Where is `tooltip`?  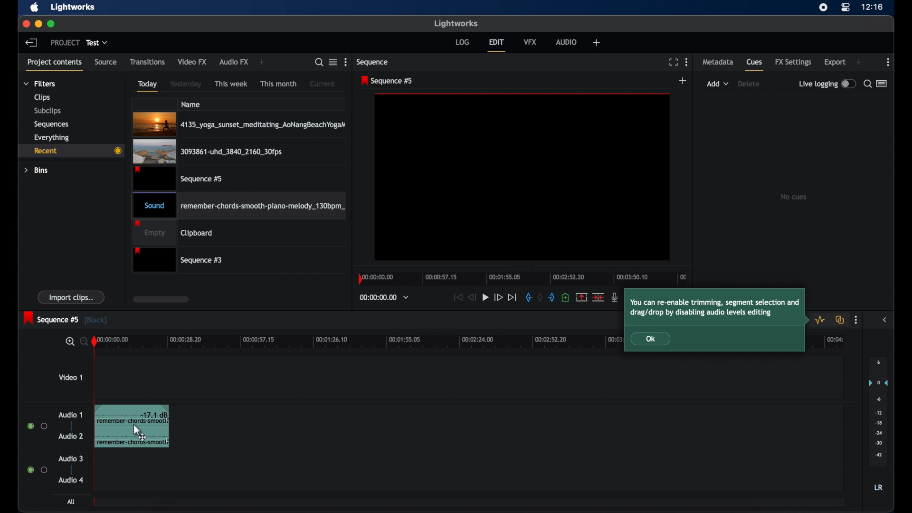 tooltip is located at coordinates (718, 307).